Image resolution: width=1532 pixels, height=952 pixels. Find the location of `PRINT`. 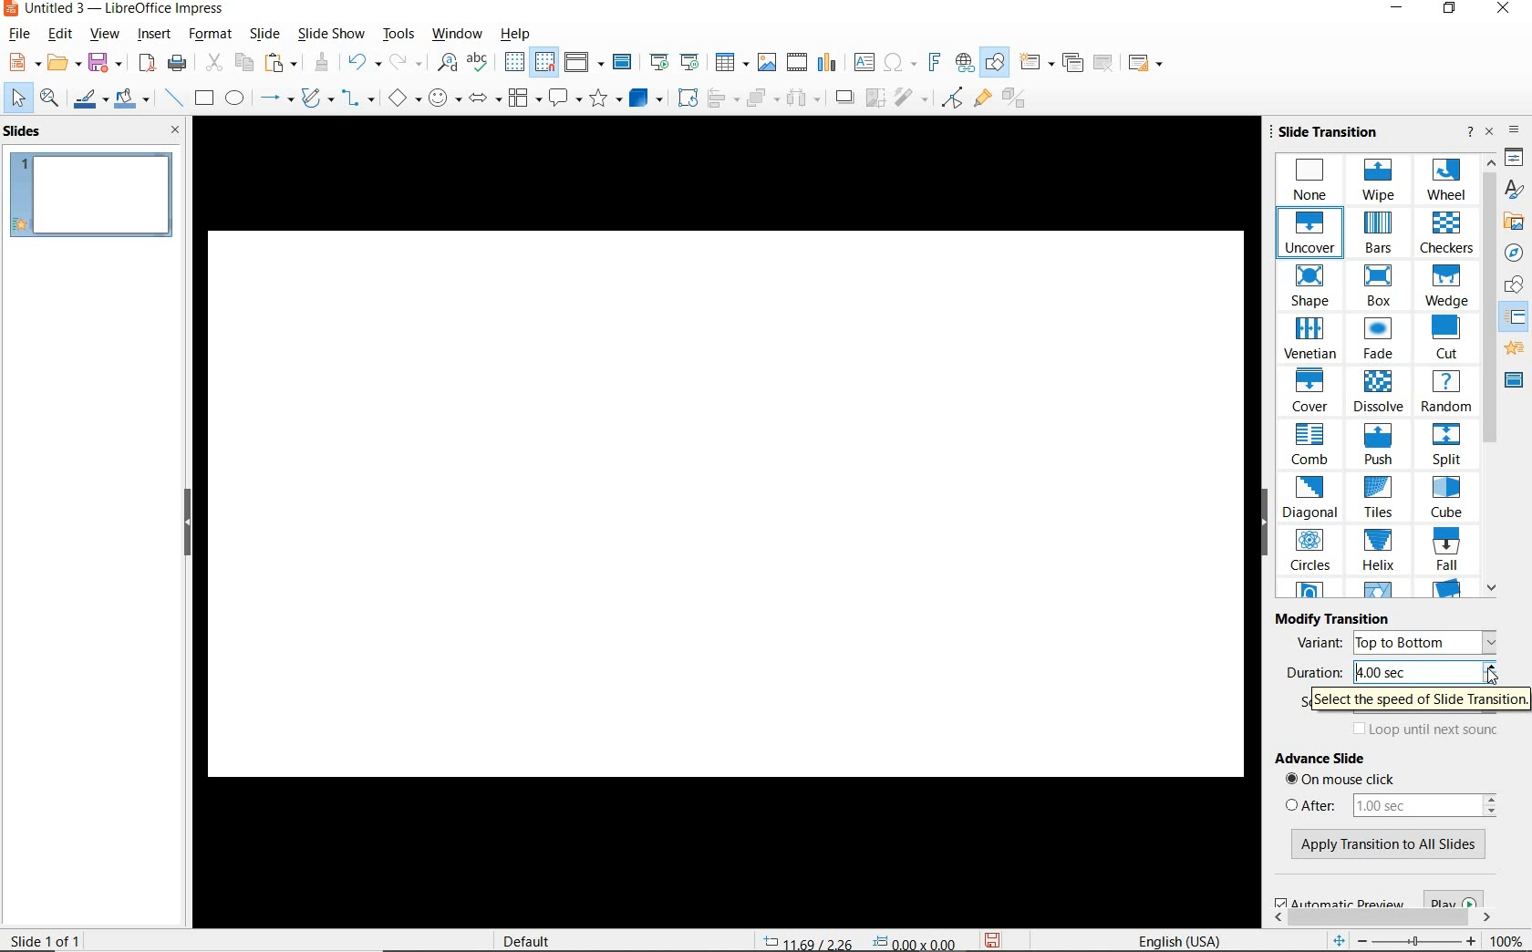

PRINT is located at coordinates (178, 66).